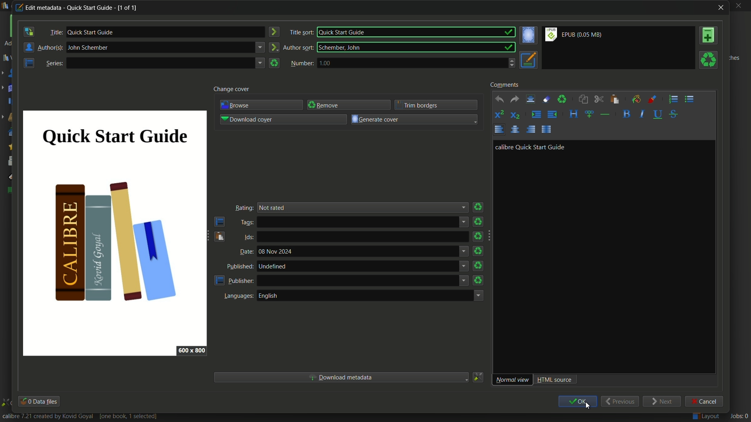 The image size is (751, 422). What do you see at coordinates (464, 252) in the screenshot?
I see `dropdown` at bounding box center [464, 252].